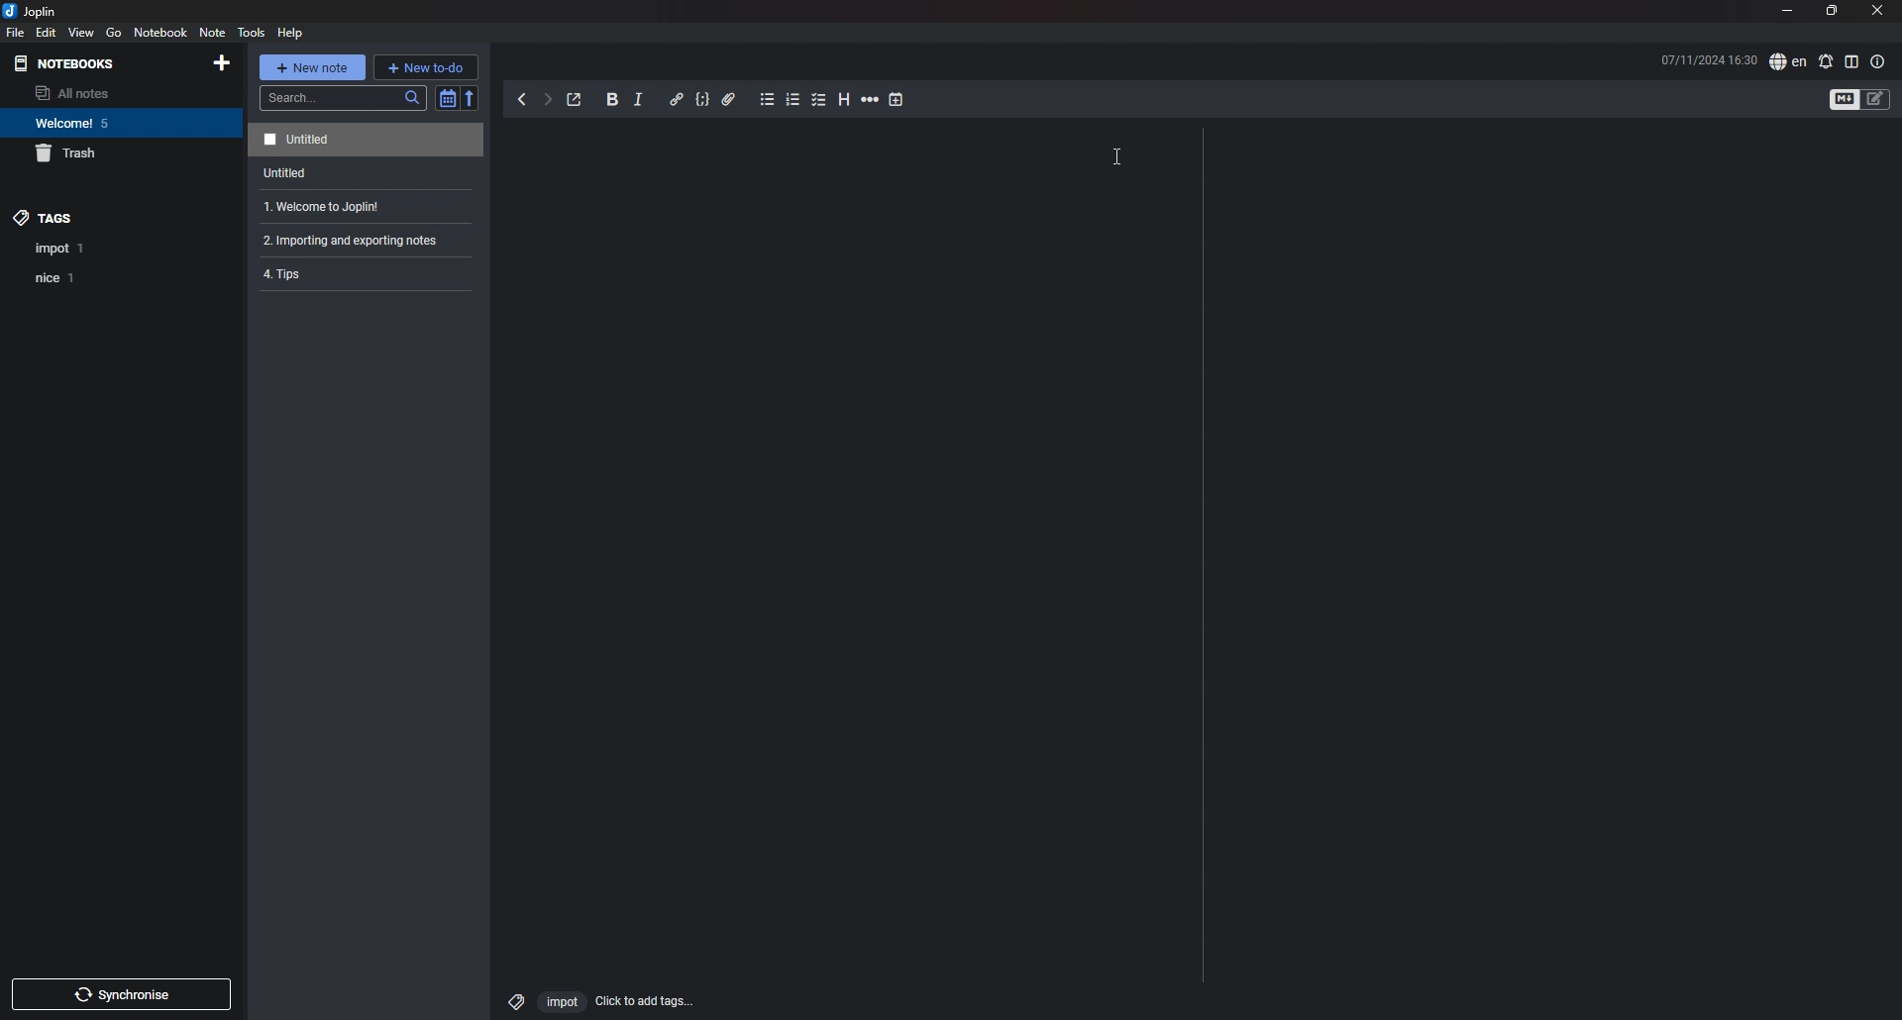 This screenshot has width=1902, height=1020. What do you see at coordinates (701, 101) in the screenshot?
I see `code` at bounding box center [701, 101].